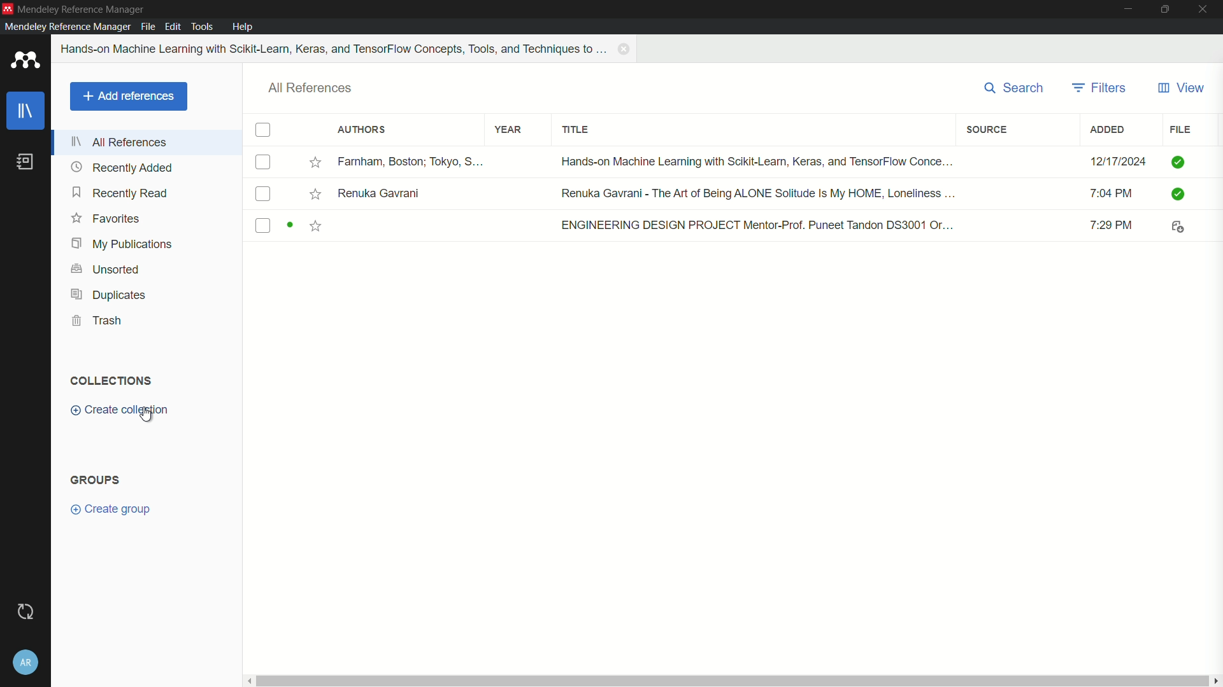  Describe the element at coordinates (27, 663) in the screenshot. I see `account and help` at that location.